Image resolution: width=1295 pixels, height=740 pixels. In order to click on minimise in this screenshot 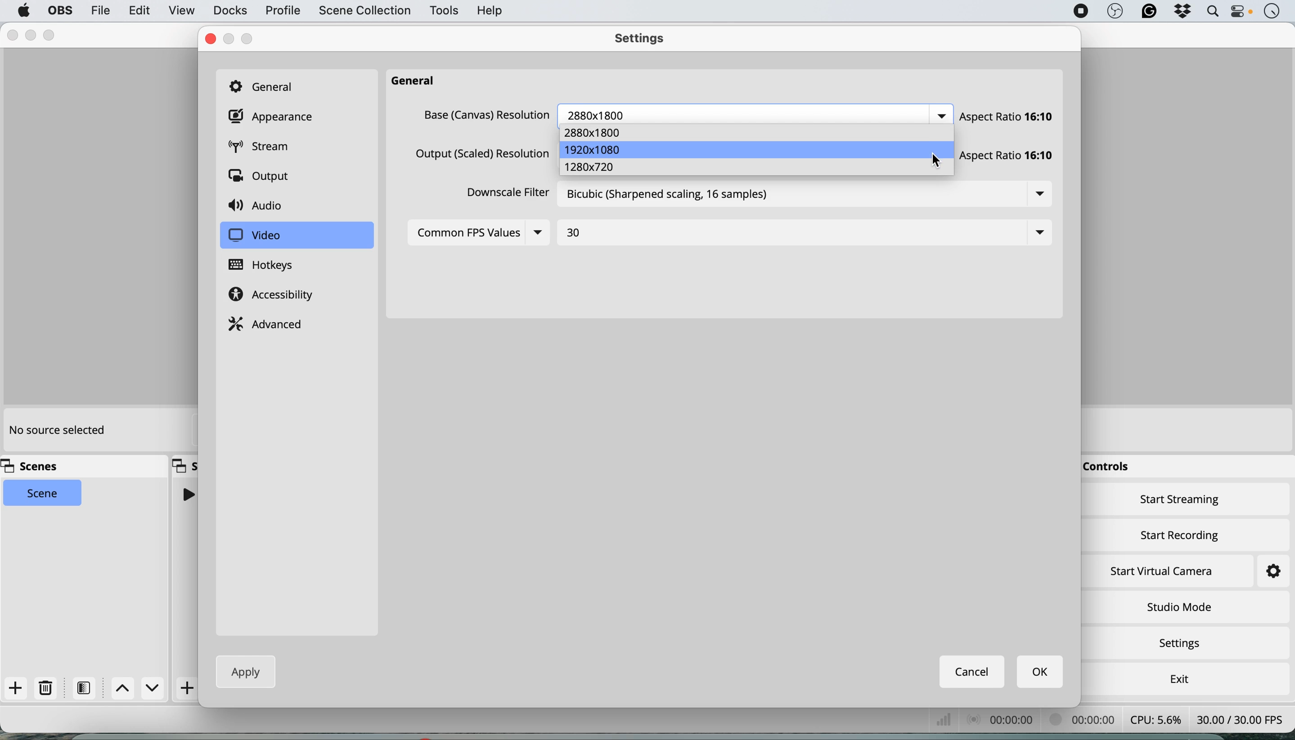, I will do `click(30, 35)`.